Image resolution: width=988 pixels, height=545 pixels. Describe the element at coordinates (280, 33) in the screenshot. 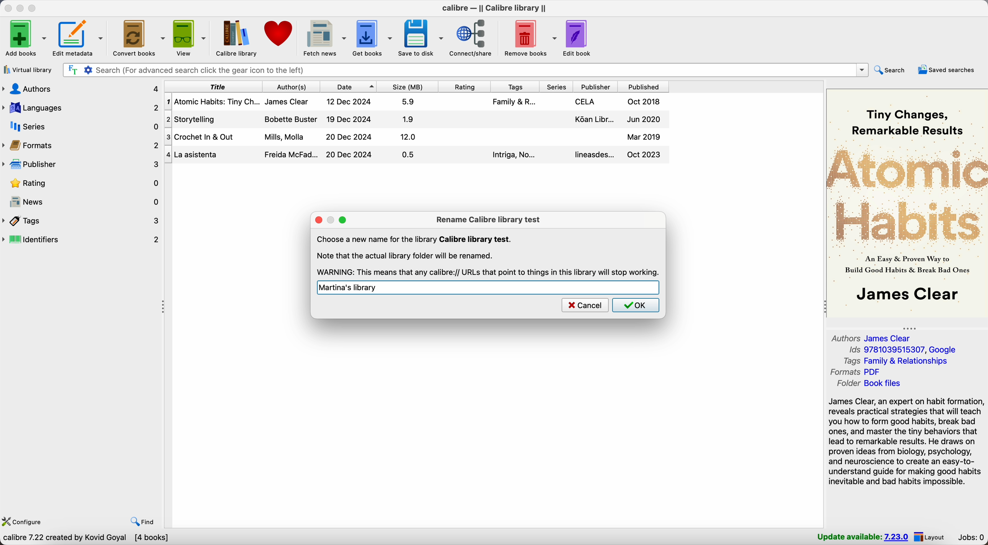

I see `donate` at that location.